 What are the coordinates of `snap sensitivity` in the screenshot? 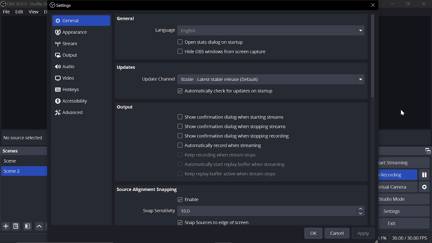 It's located at (159, 211).